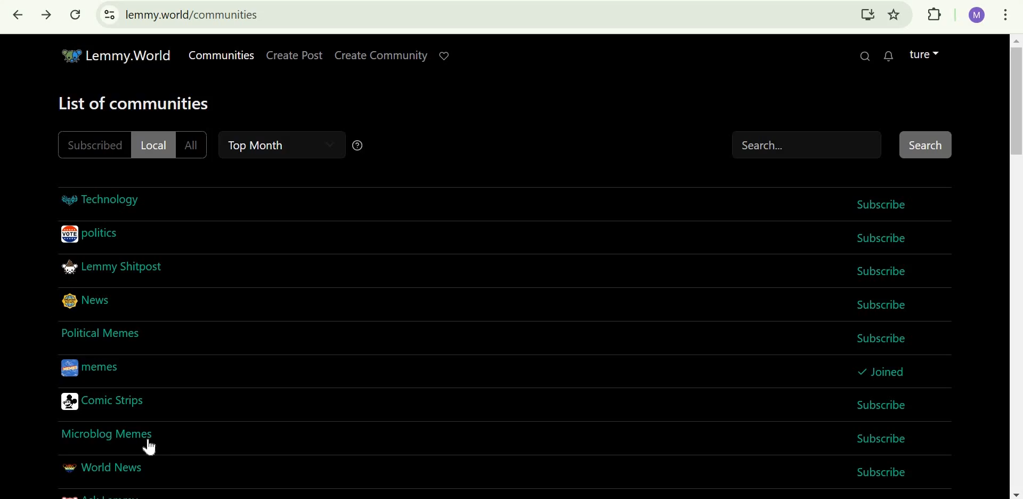 Image resolution: width=1023 pixels, height=499 pixels. Describe the element at coordinates (152, 449) in the screenshot. I see `cursor` at that location.